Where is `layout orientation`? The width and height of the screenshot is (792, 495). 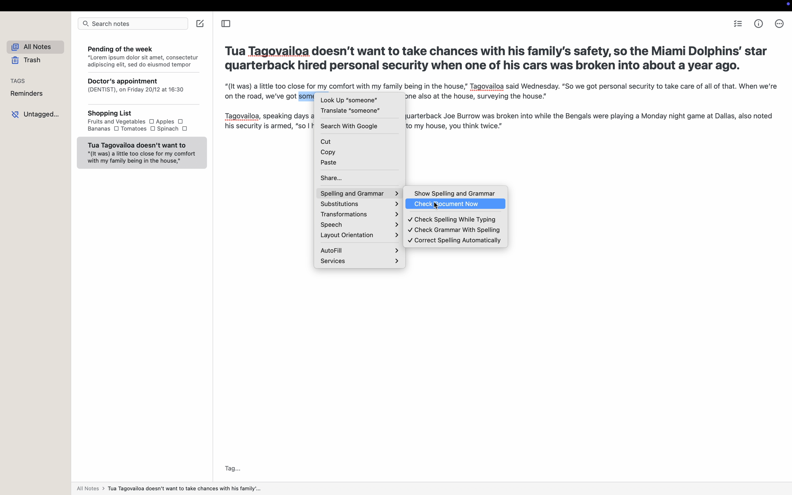 layout orientation is located at coordinates (359, 236).